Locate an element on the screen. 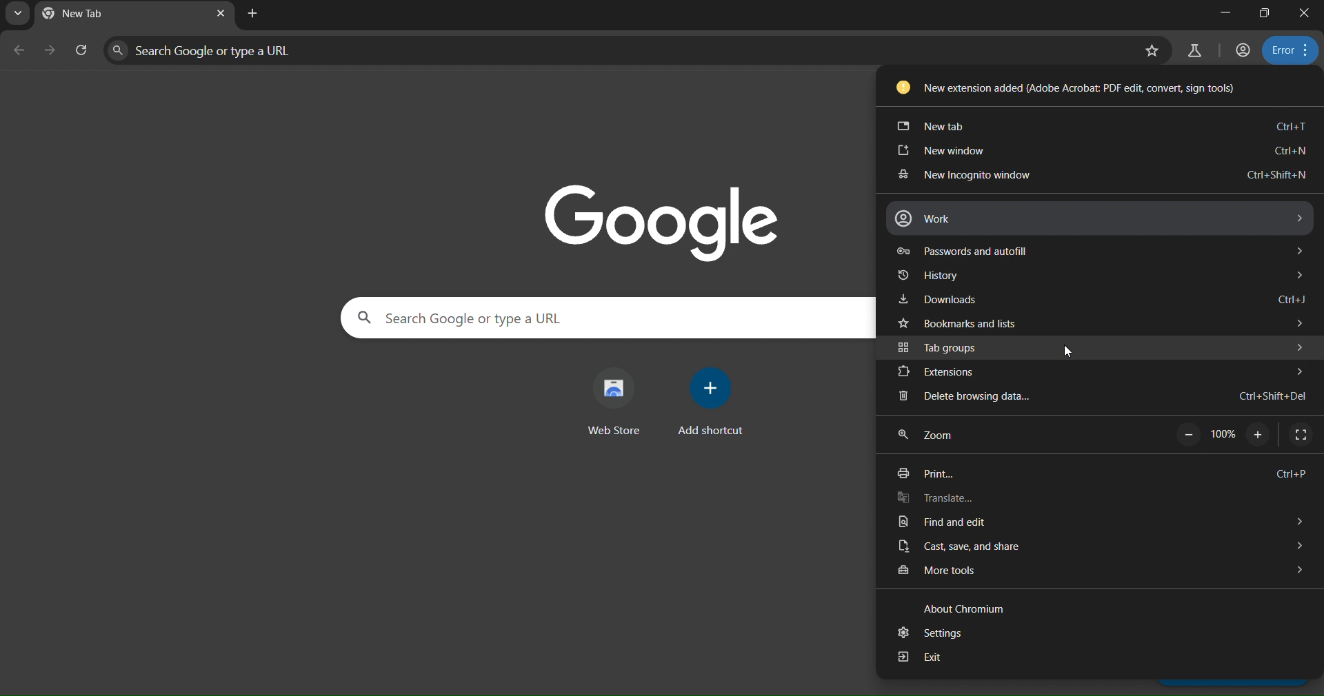  100% is located at coordinates (1223, 436).